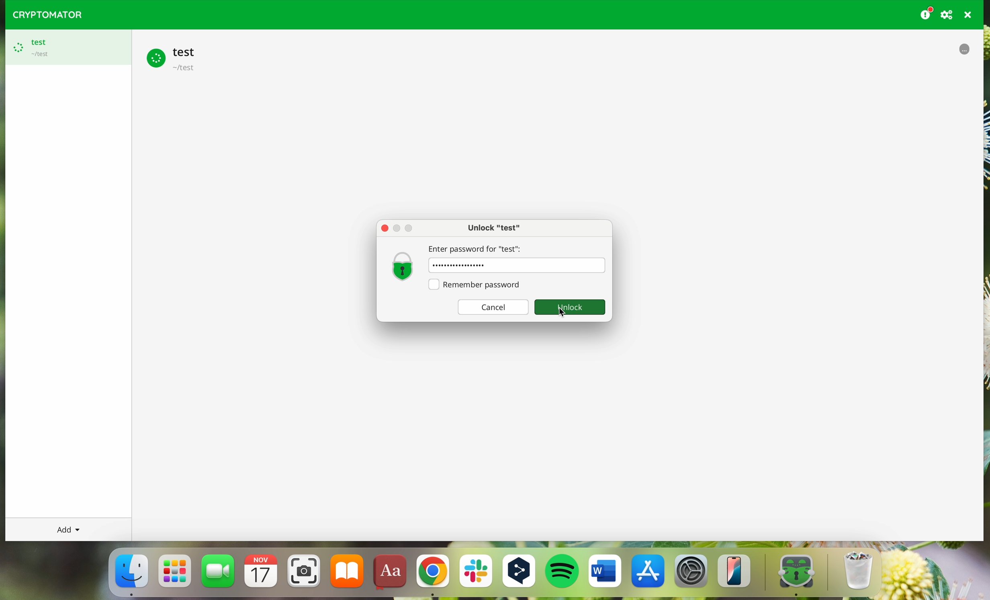  What do you see at coordinates (385, 228) in the screenshot?
I see `` at bounding box center [385, 228].